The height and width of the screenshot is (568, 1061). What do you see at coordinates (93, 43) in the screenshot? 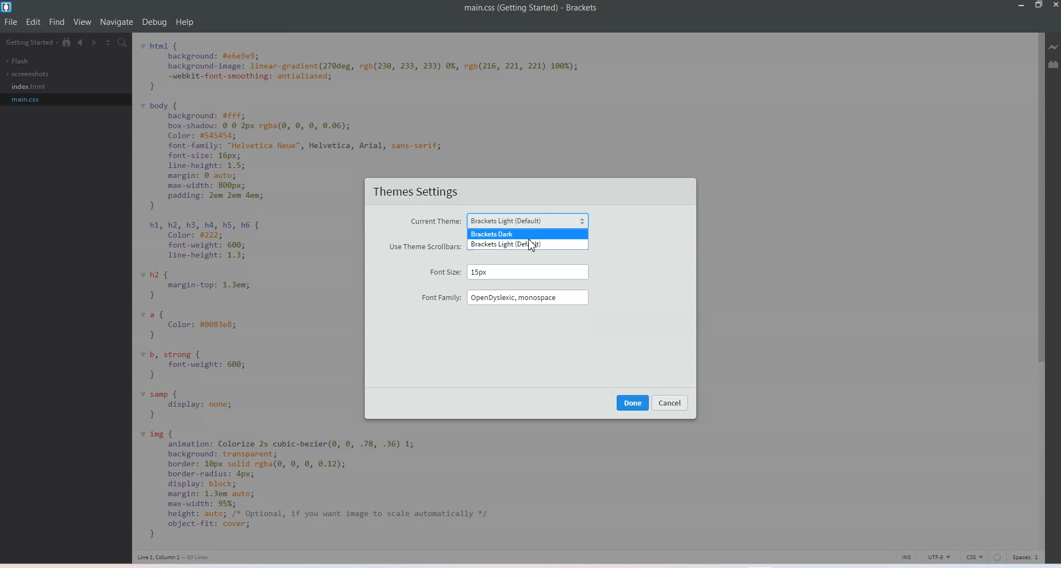
I see `Navigate Forwards` at bounding box center [93, 43].